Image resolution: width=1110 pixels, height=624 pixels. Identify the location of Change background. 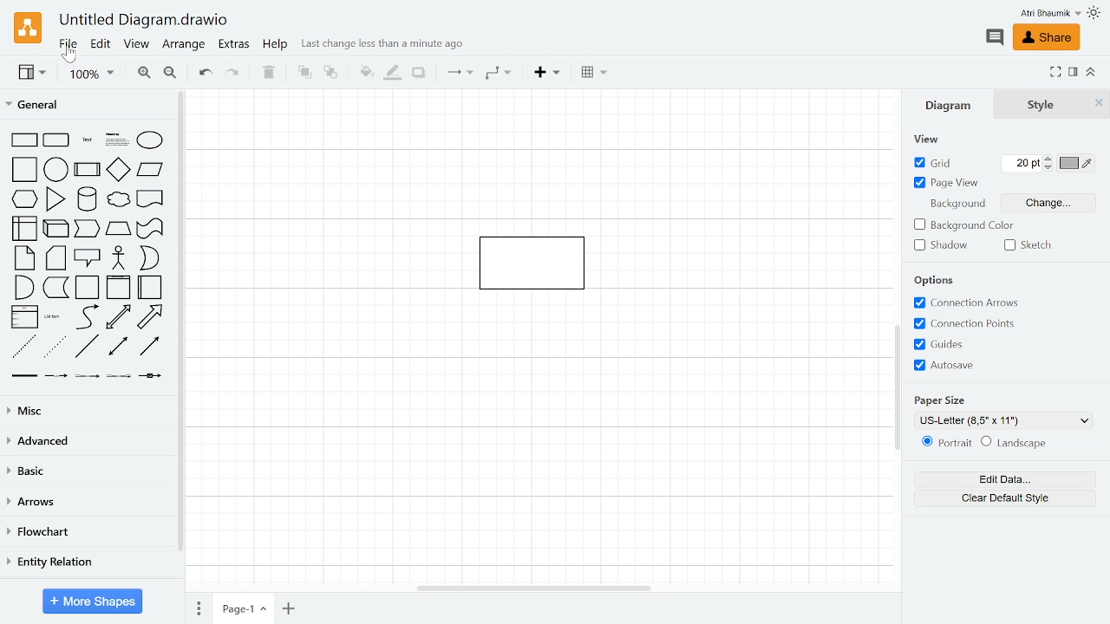
(1048, 203).